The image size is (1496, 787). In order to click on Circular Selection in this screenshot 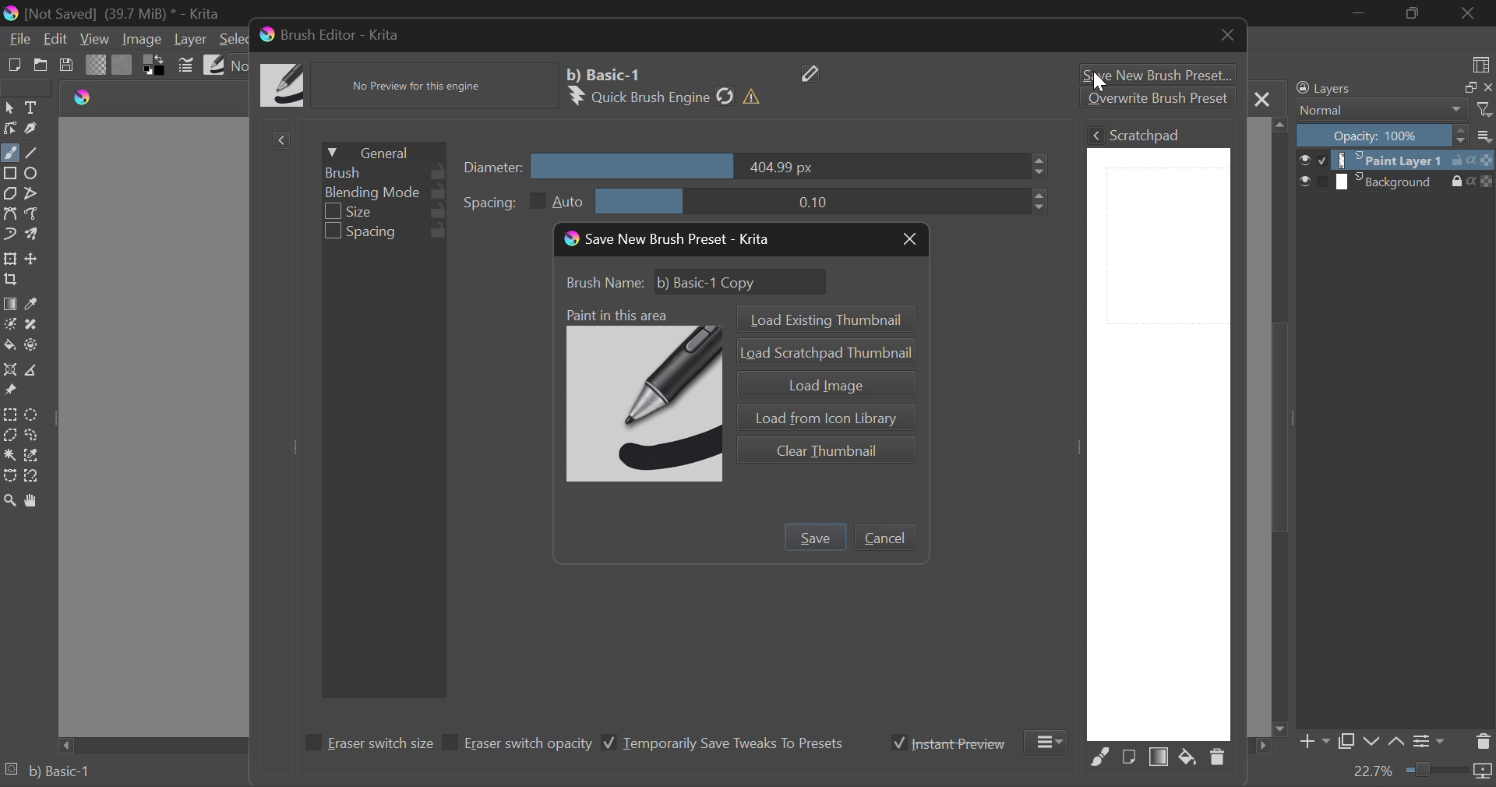, I will do `click(32, 415)`.